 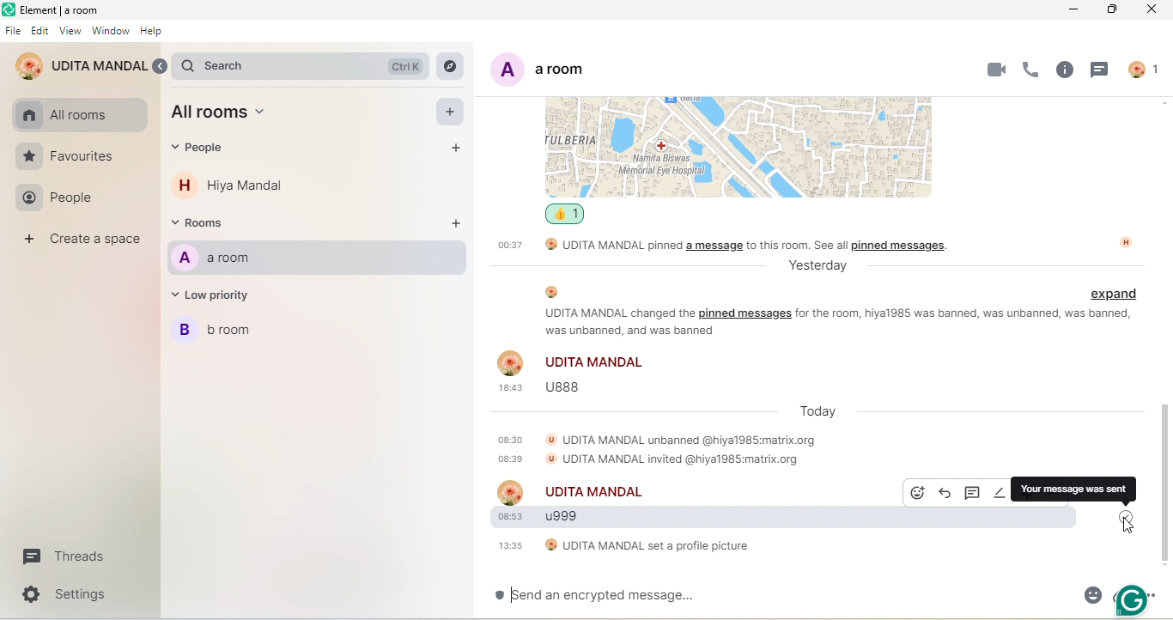 I want to click on to this room see all, so click(x=798, y=244).